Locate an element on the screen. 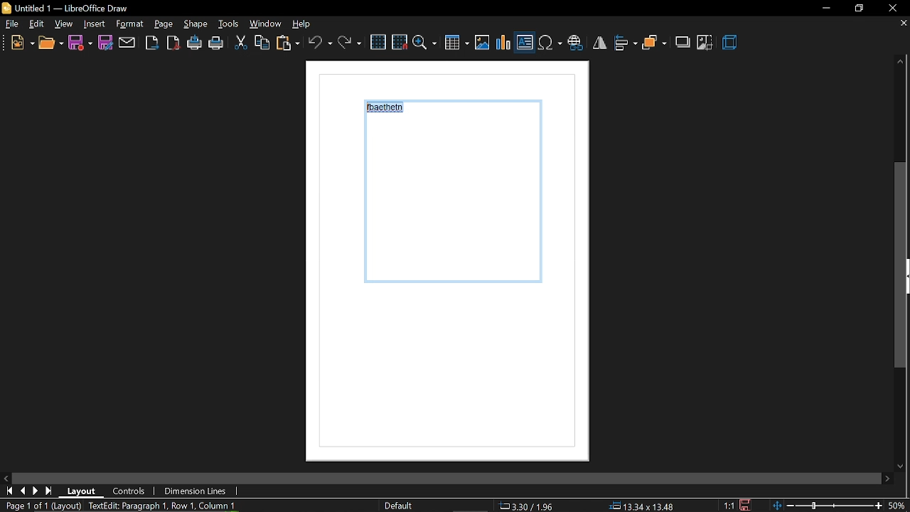 The width and height of the screenshot is (910, 512). Move down is located at coordinates (902, 466).